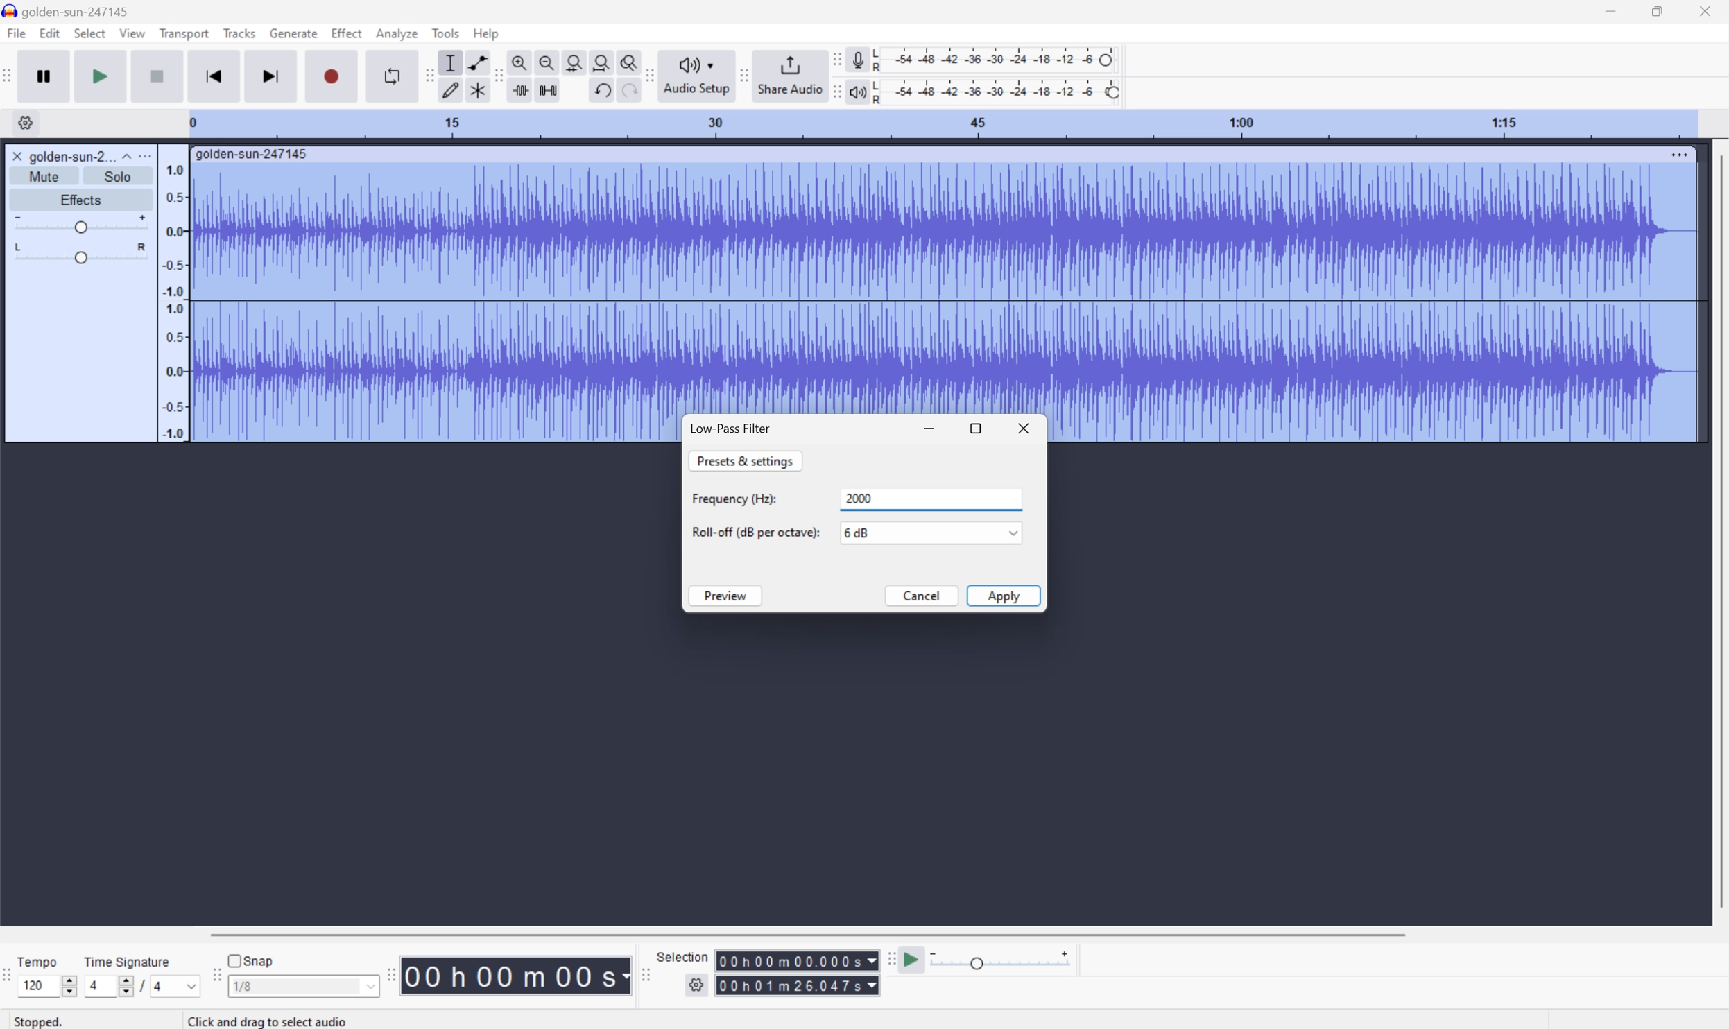  I want to click on Selection tool, so click(451, 62).